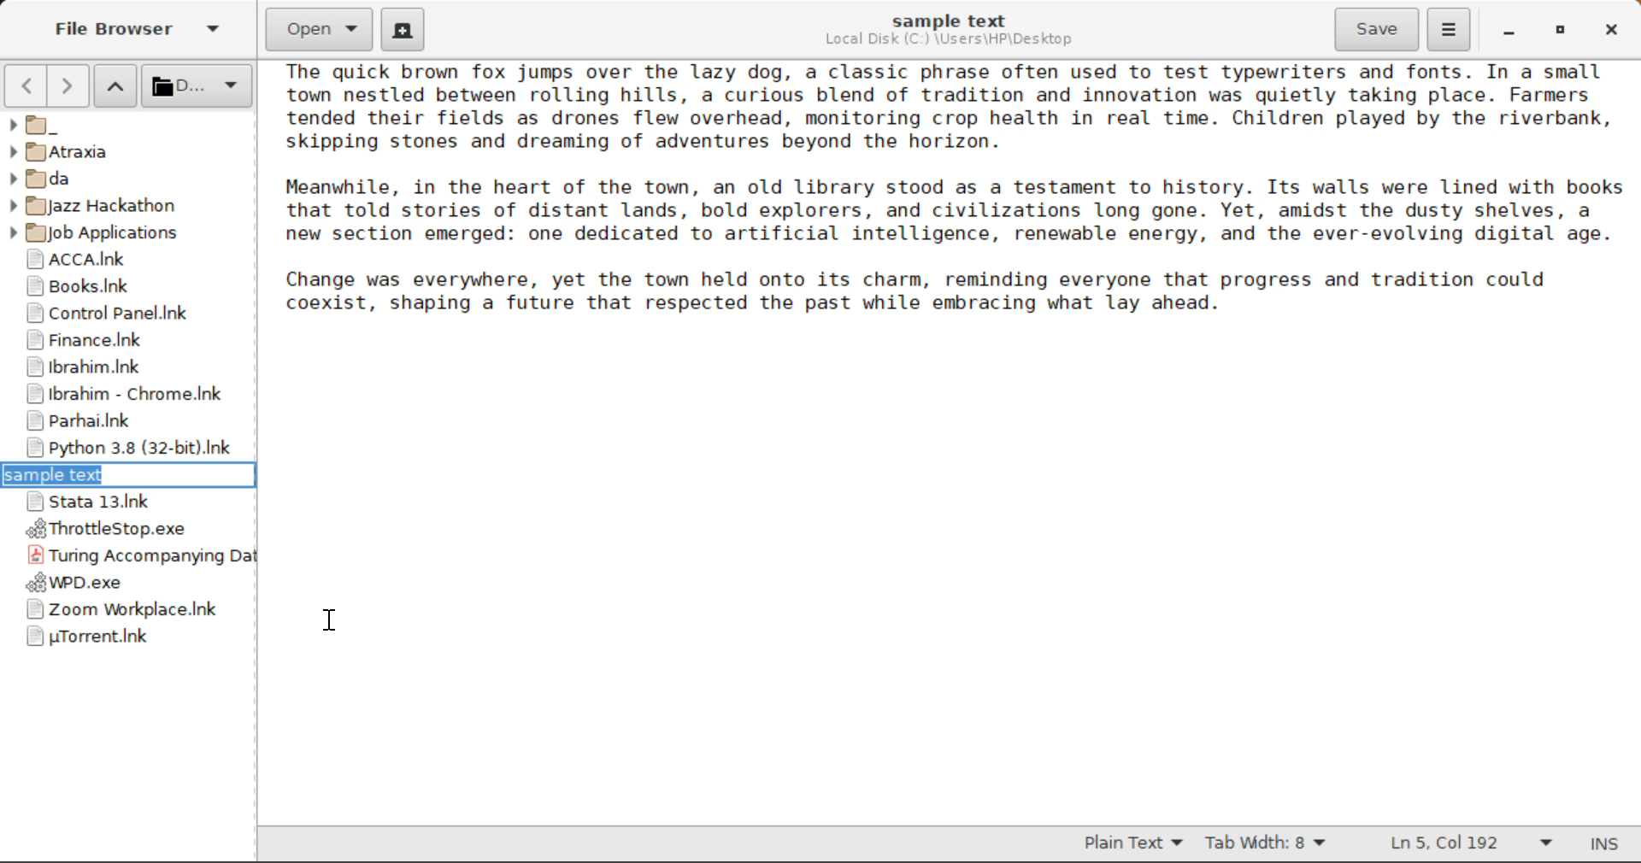 Image resolution: width=1641 pixels, height=863 pixels. I want to click on Finance Folder Shortcut Link, so click(124, 341).